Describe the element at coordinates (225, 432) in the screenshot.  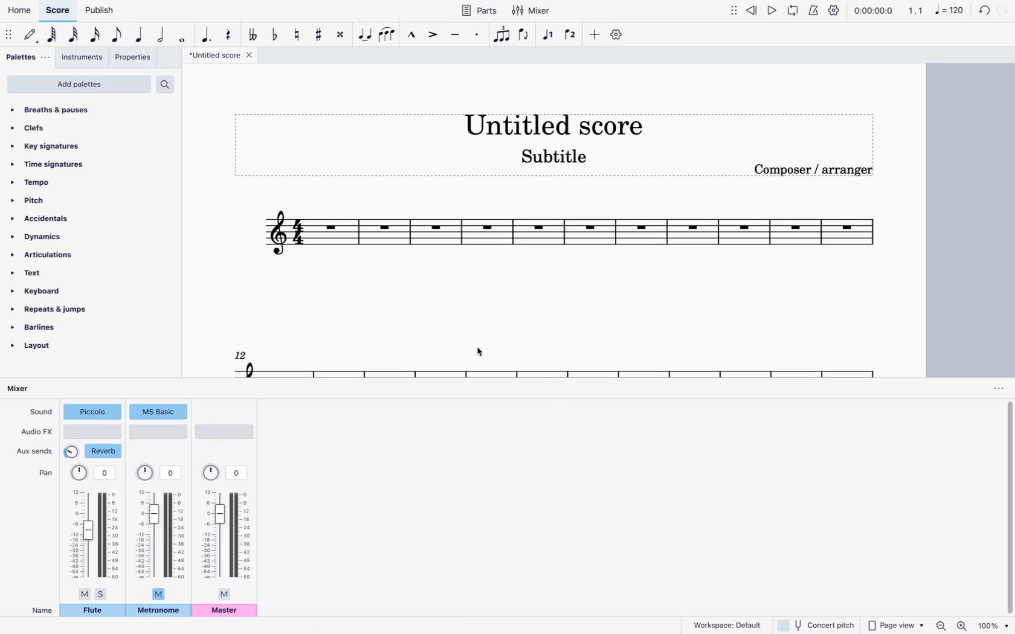
I see `audio type` at that location.